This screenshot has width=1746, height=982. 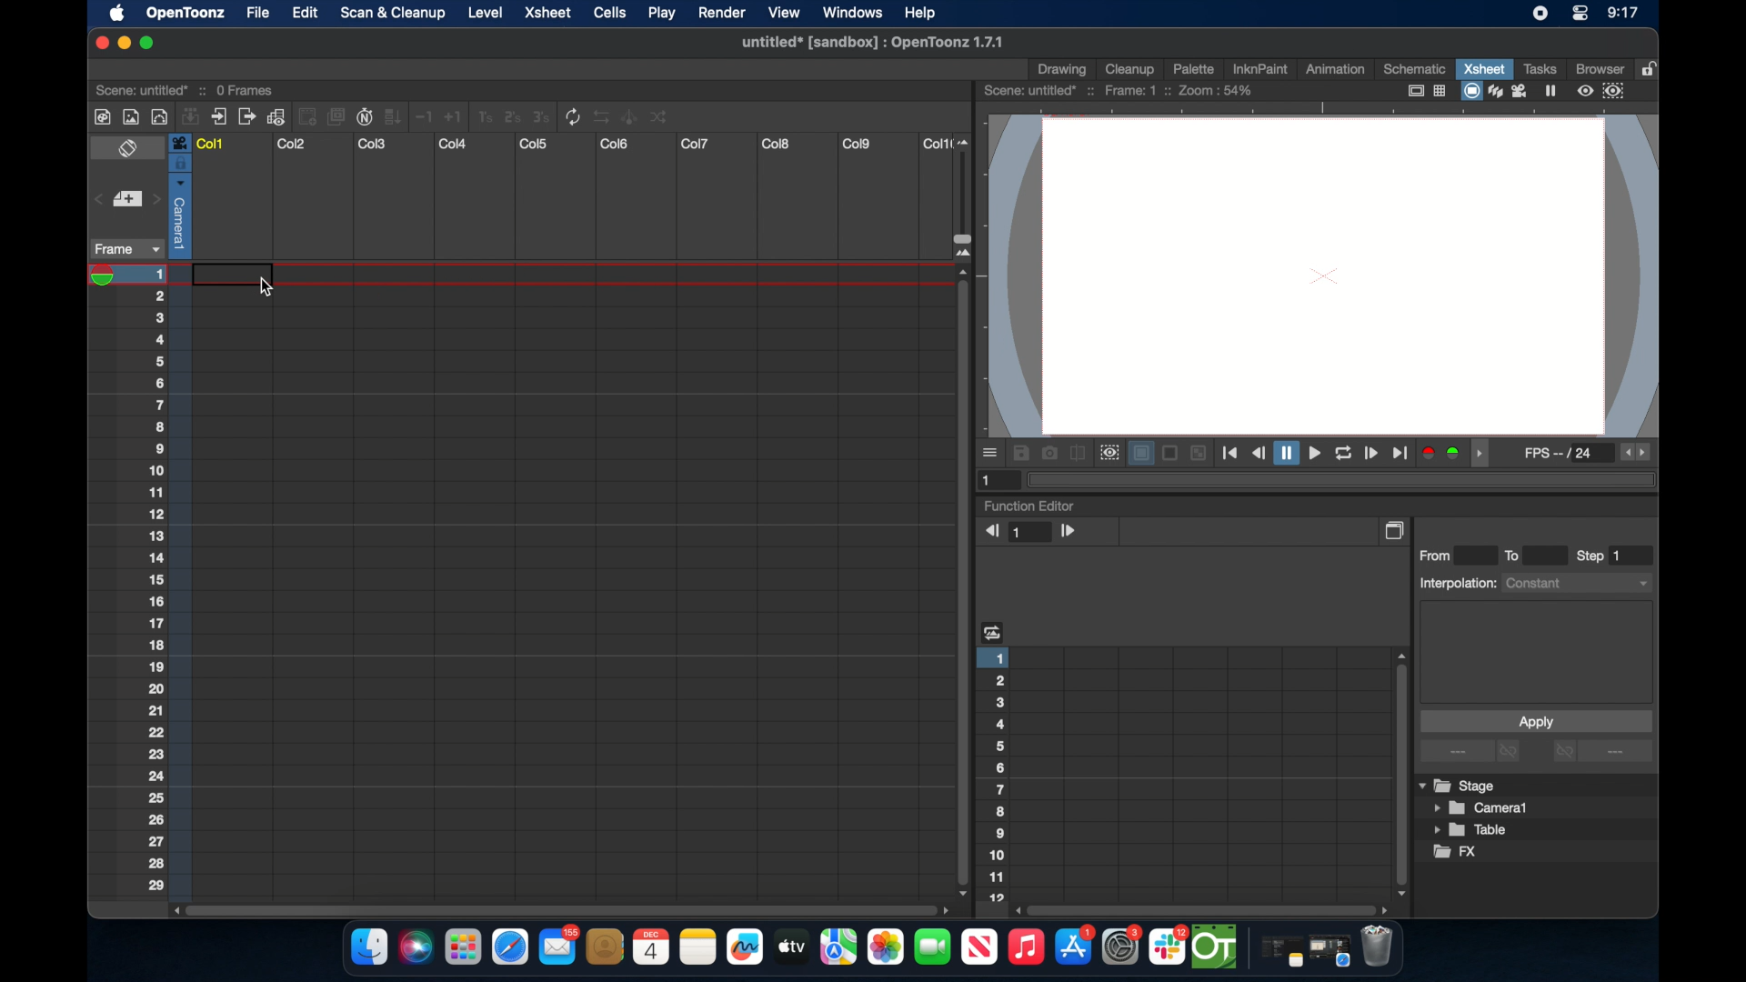 I want to click on highlighted cell, so click(x=213, y=278).